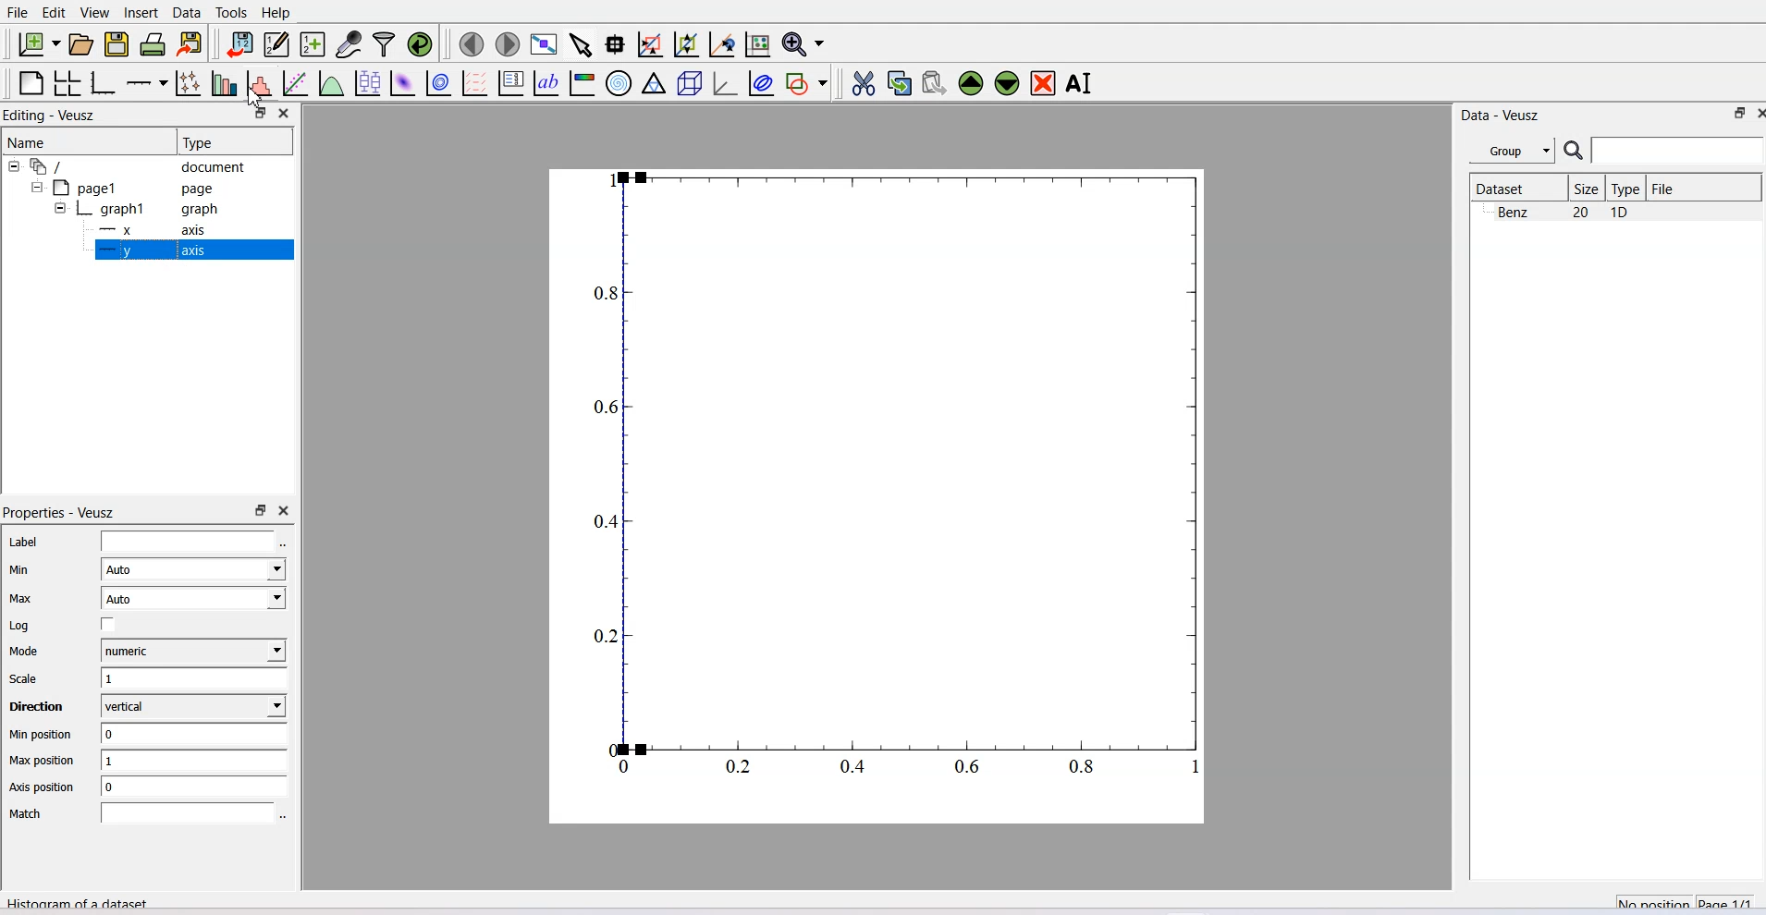  What do you see at coordinates (276, 13) in the screenshot?
I see `Help` at bounding box center [276, 13].